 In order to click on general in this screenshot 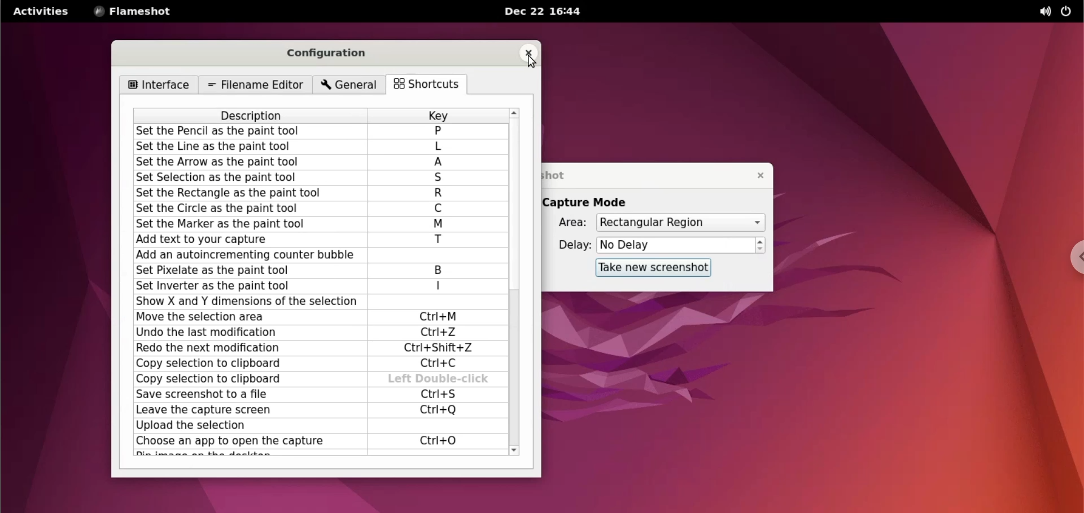, I will do `click(351, 86)`.